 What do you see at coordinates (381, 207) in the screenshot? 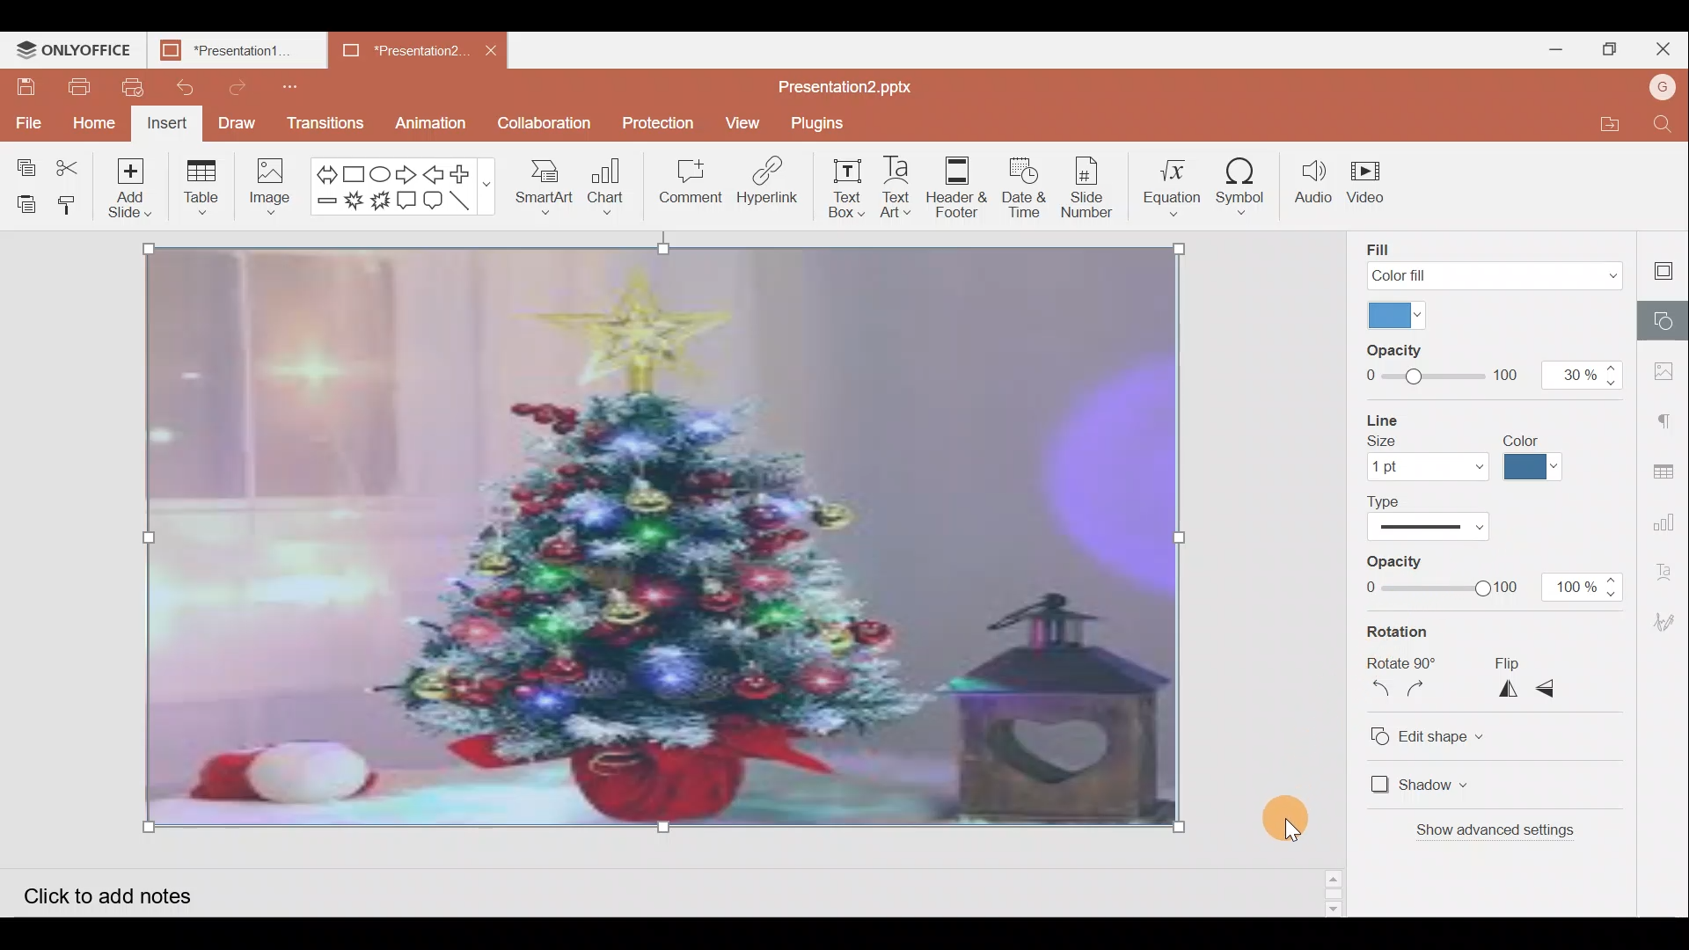
I see `Explosion 2` at bounding box center [381, 207].